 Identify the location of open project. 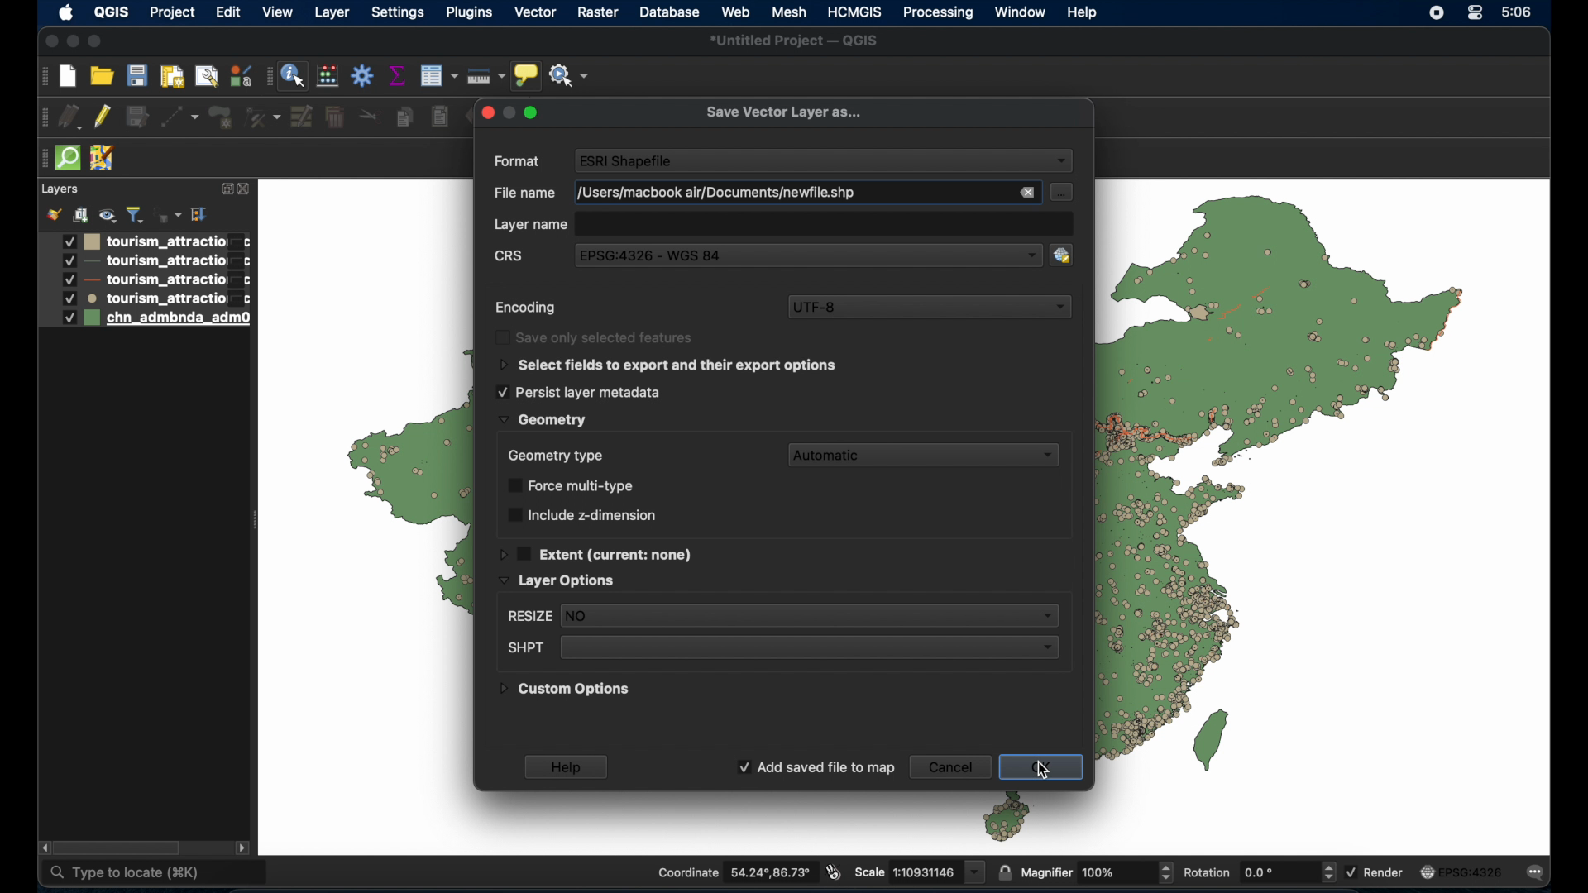
(102, 74).